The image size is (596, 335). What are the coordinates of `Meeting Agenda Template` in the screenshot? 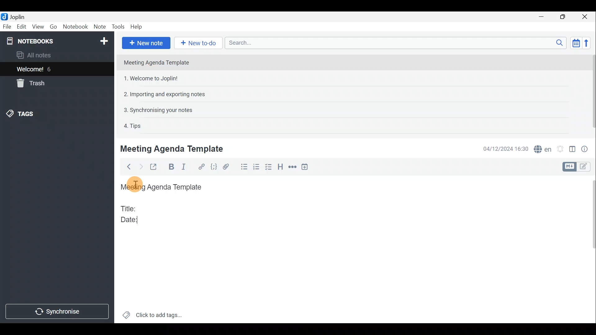 It's located at (173, 149).